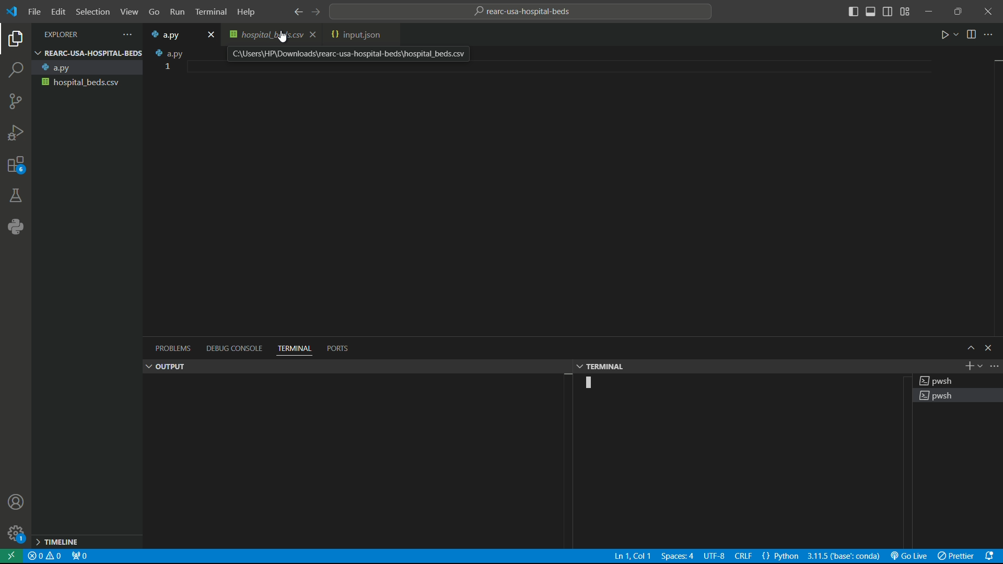 Image resolution: width=1003 pixels, height=564 pixels. What do you see at coordinates (154, 12) in the screenshot?
I see `go menu` at bounding box center [154, 12].